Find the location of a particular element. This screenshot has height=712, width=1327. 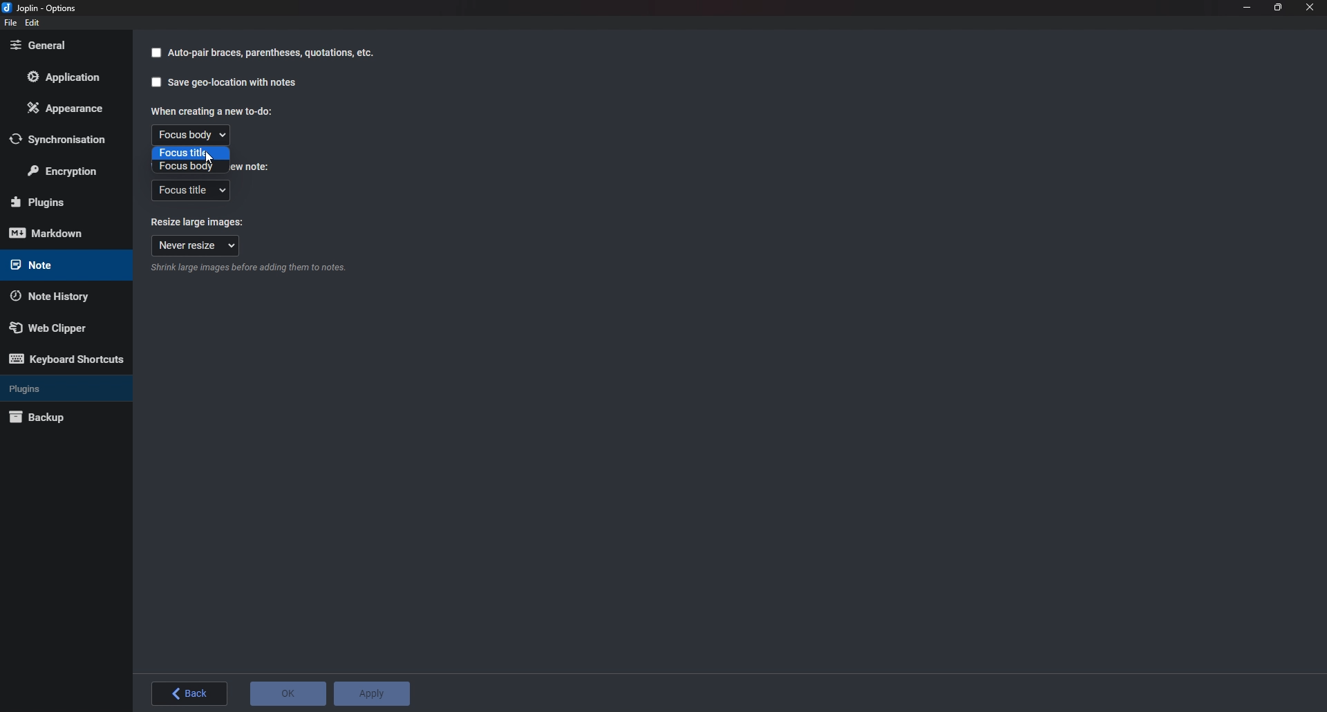

back is located at coordinates (191, 693).